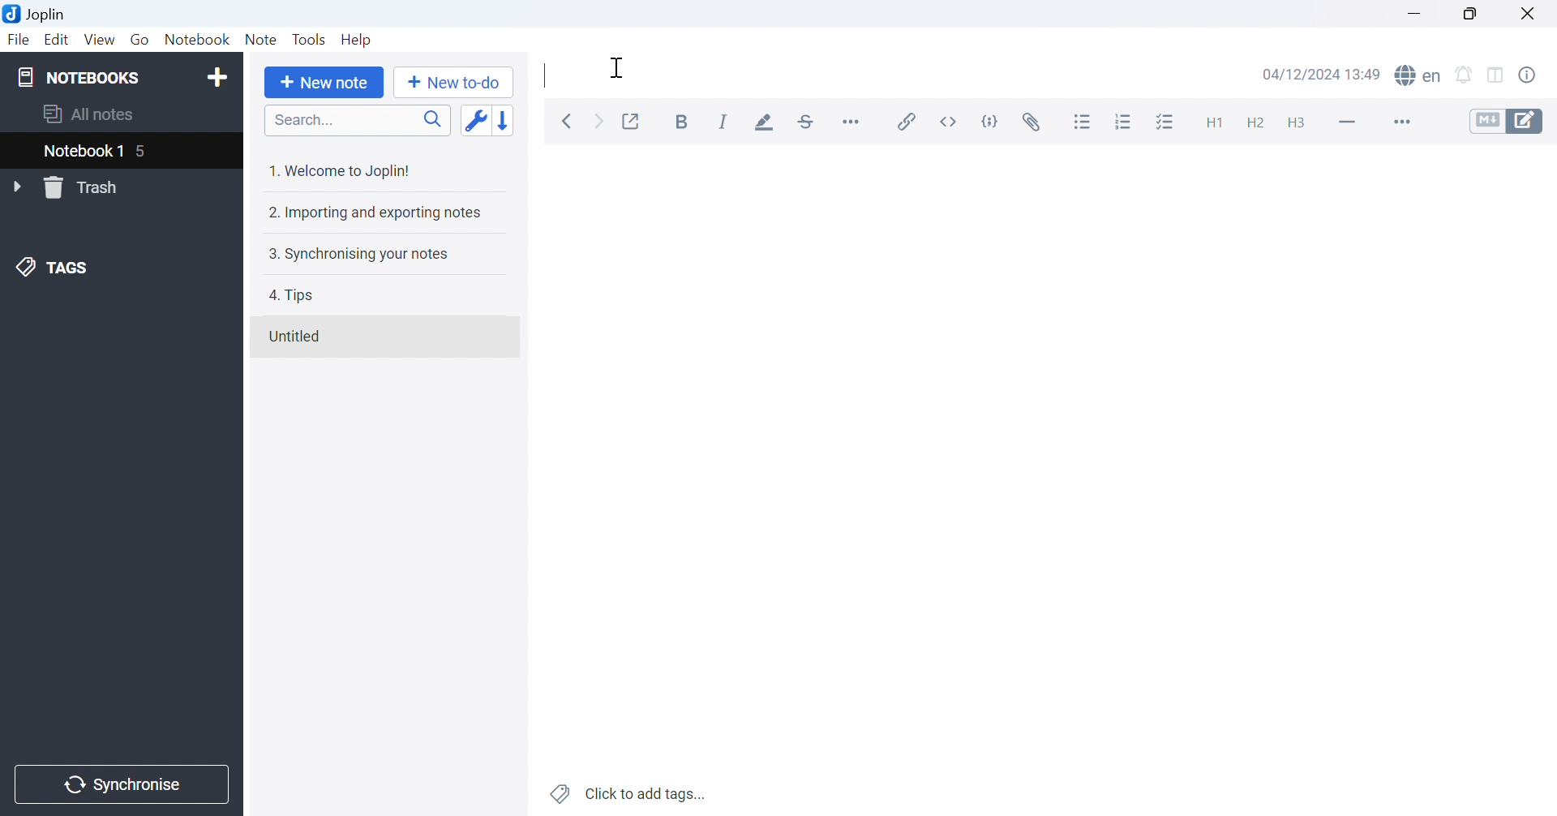  Describe the element at coordinates (1512, 121) in the screenshot. I see `Toggle editors` at that location.